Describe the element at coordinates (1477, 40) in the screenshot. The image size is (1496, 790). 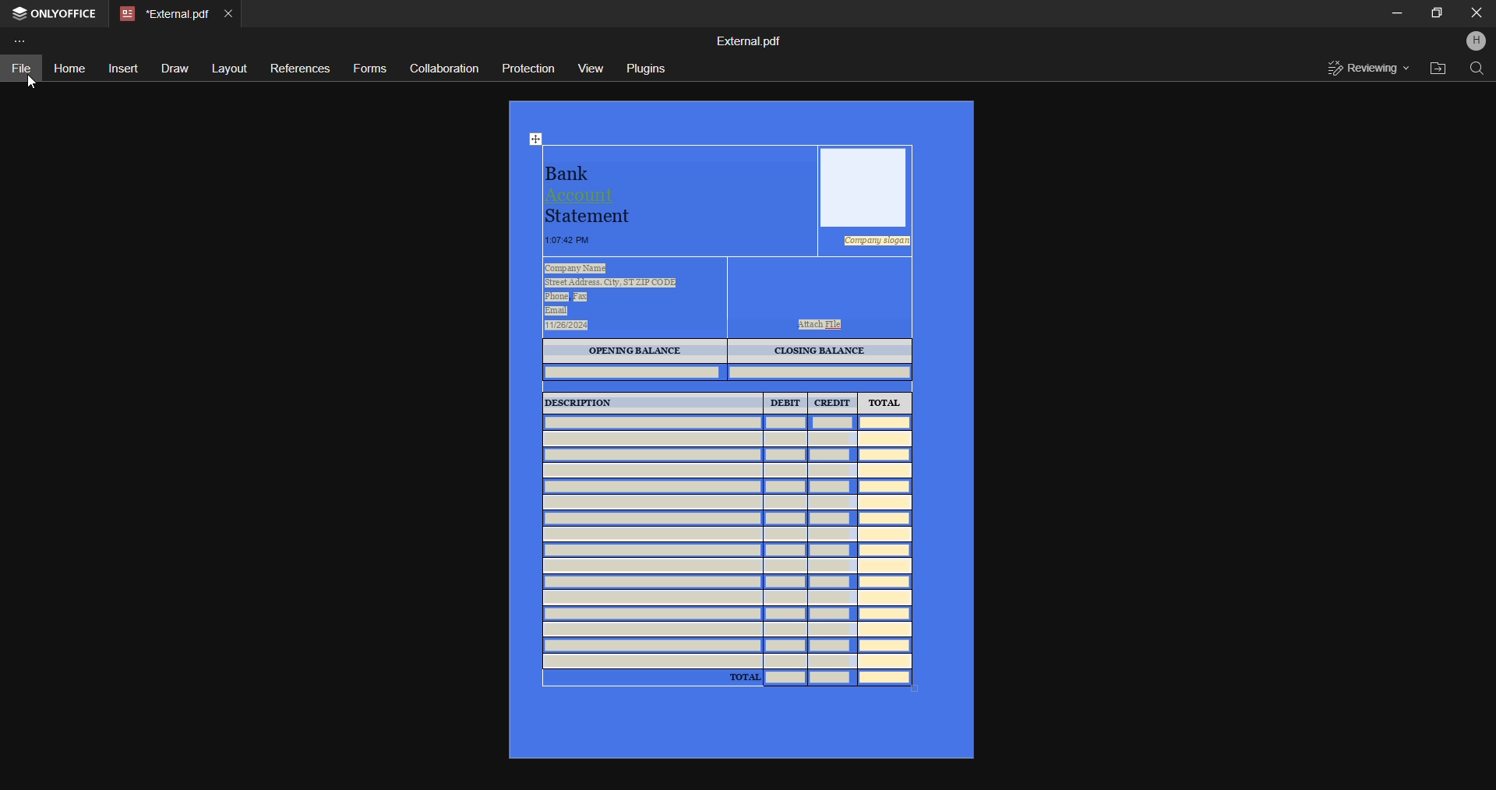
I see `Profile` at that location.